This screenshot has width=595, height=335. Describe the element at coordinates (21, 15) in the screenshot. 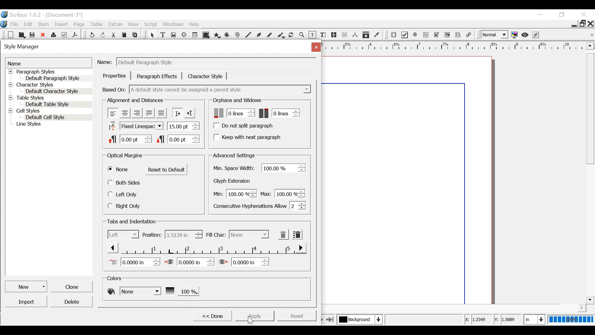

I see `Scribus version` at that location.